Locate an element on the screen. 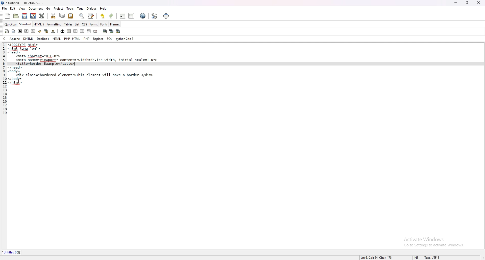 This screenshot has height=260, width=485. tables is located at coordinates (68, 24).